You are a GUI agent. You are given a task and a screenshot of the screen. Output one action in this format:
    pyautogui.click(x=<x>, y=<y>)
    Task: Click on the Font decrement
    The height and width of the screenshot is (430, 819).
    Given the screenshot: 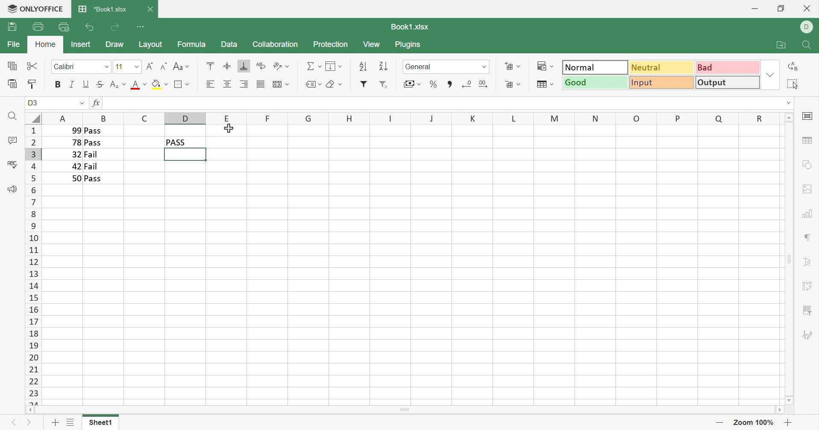 What is the action you would take?
    pyautogui.click(x=164, y=66)
    